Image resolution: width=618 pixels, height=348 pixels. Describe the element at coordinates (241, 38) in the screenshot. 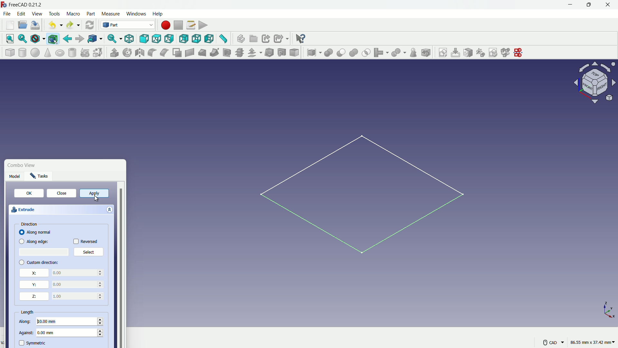

I see `create part` at that location.